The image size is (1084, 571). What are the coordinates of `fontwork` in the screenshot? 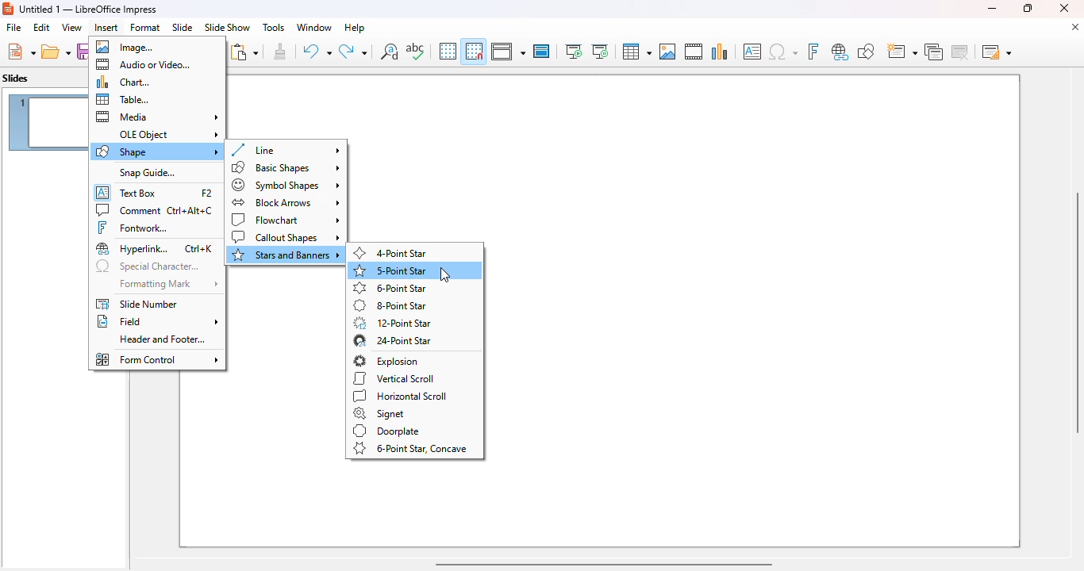 It's located at (133, 228).